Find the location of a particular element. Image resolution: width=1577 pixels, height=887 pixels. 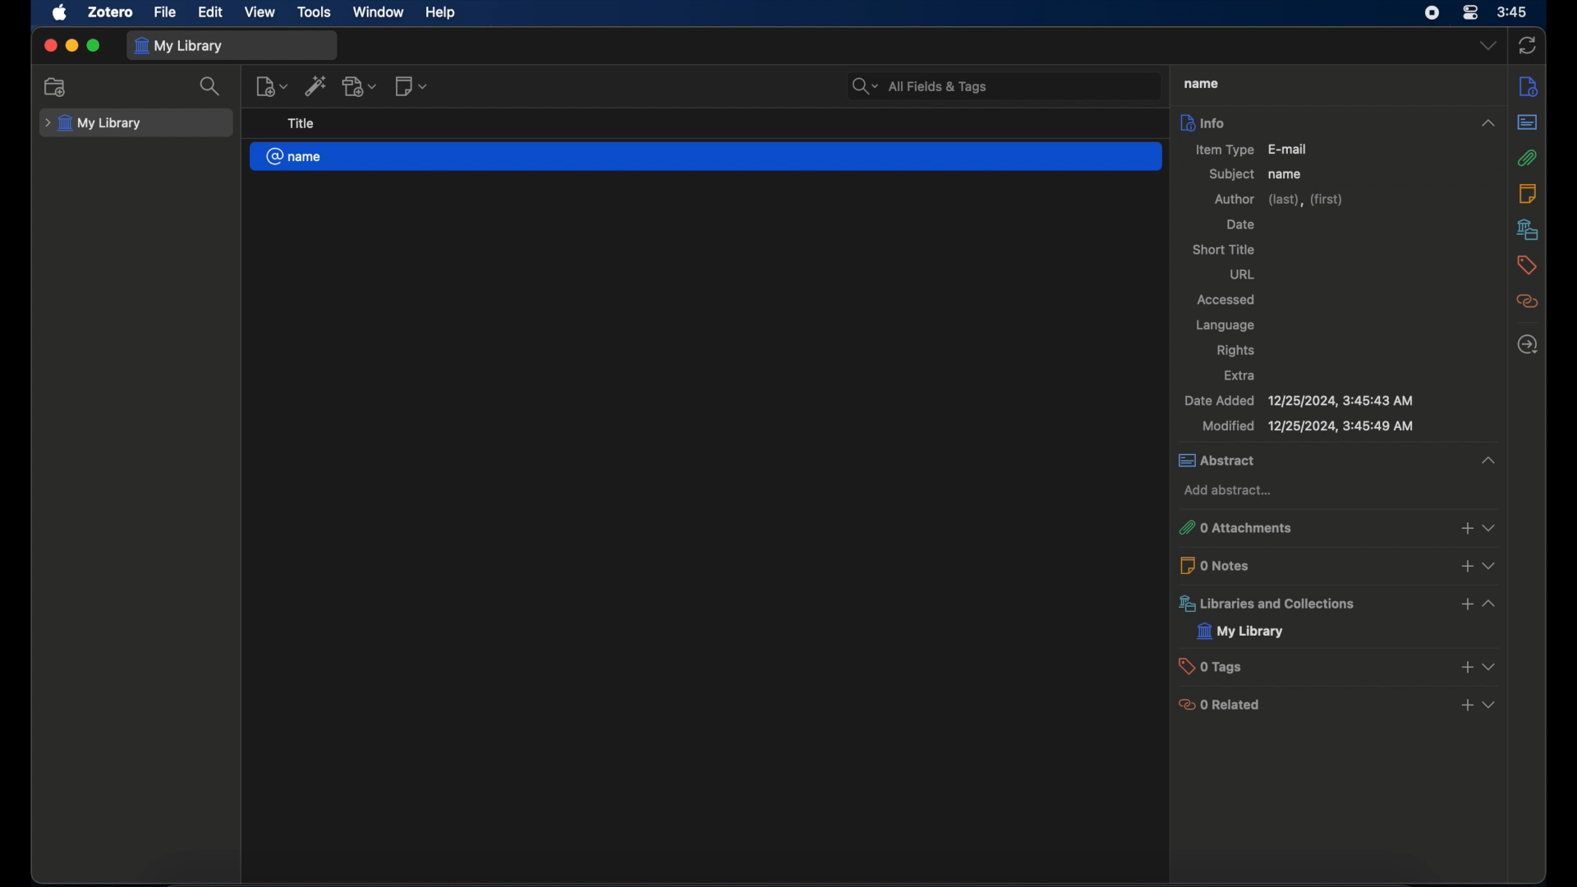

new item is located at coordinates (272, 87).